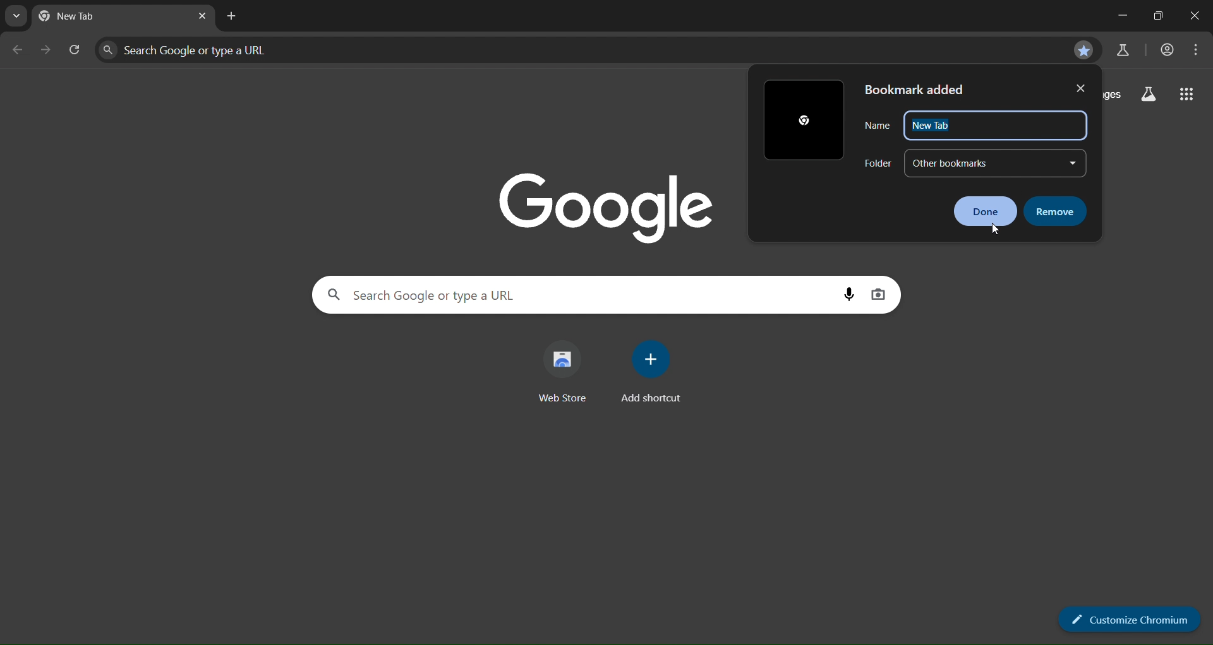 This screenshot has width=1213, height=645. Describe the element at coordinates (1157, 15) in the screenshot. I see `restore down` at that location.